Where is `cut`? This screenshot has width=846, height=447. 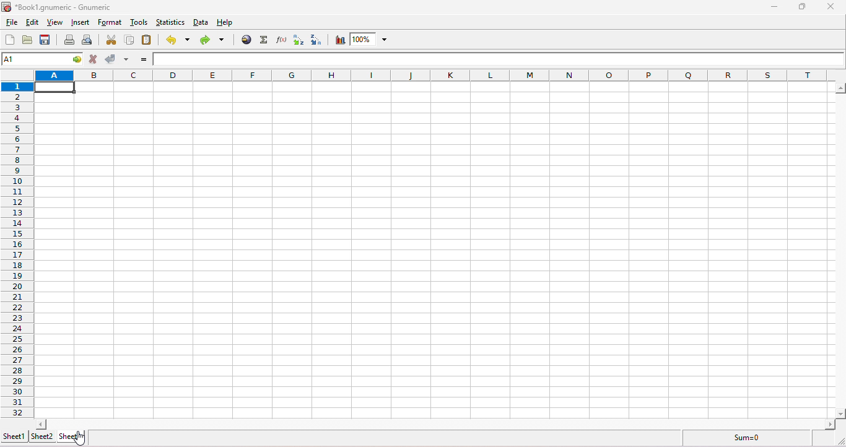
cut is located at coordinates (110, 40).